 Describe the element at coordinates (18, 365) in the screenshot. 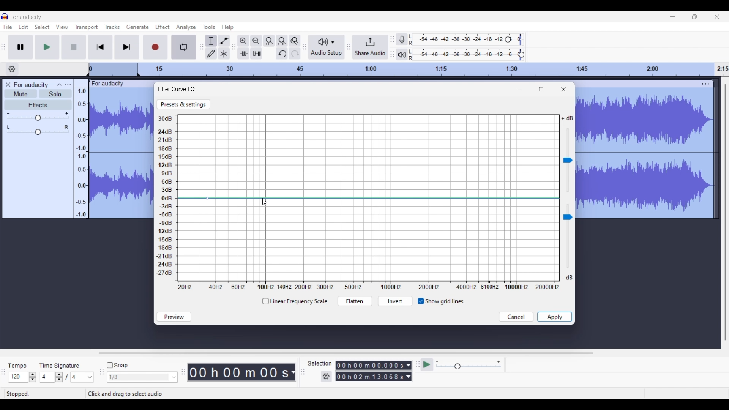

I see `Tempo` at that location.